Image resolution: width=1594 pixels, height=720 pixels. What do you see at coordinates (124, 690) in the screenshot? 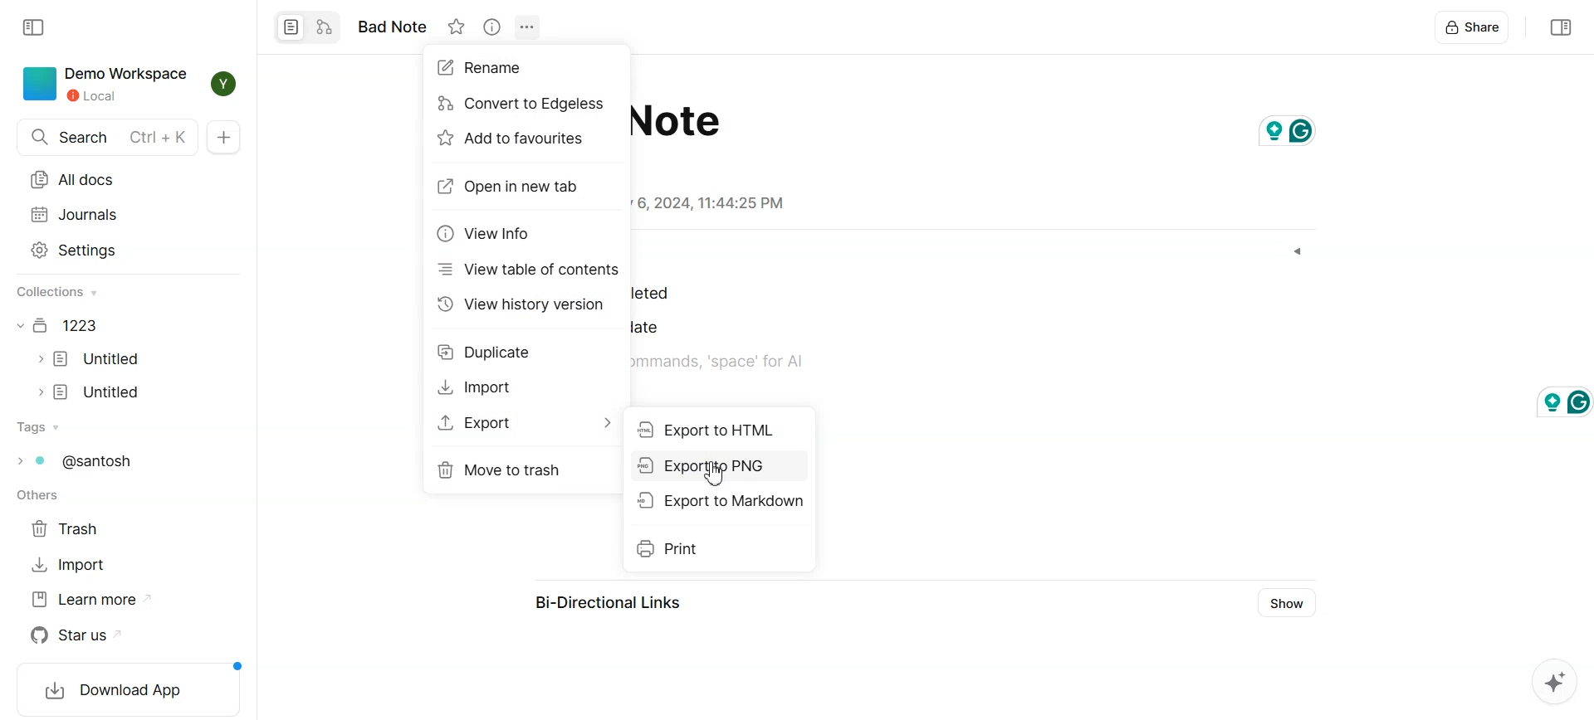
I see `Download App` at bounding box center [124, 690].